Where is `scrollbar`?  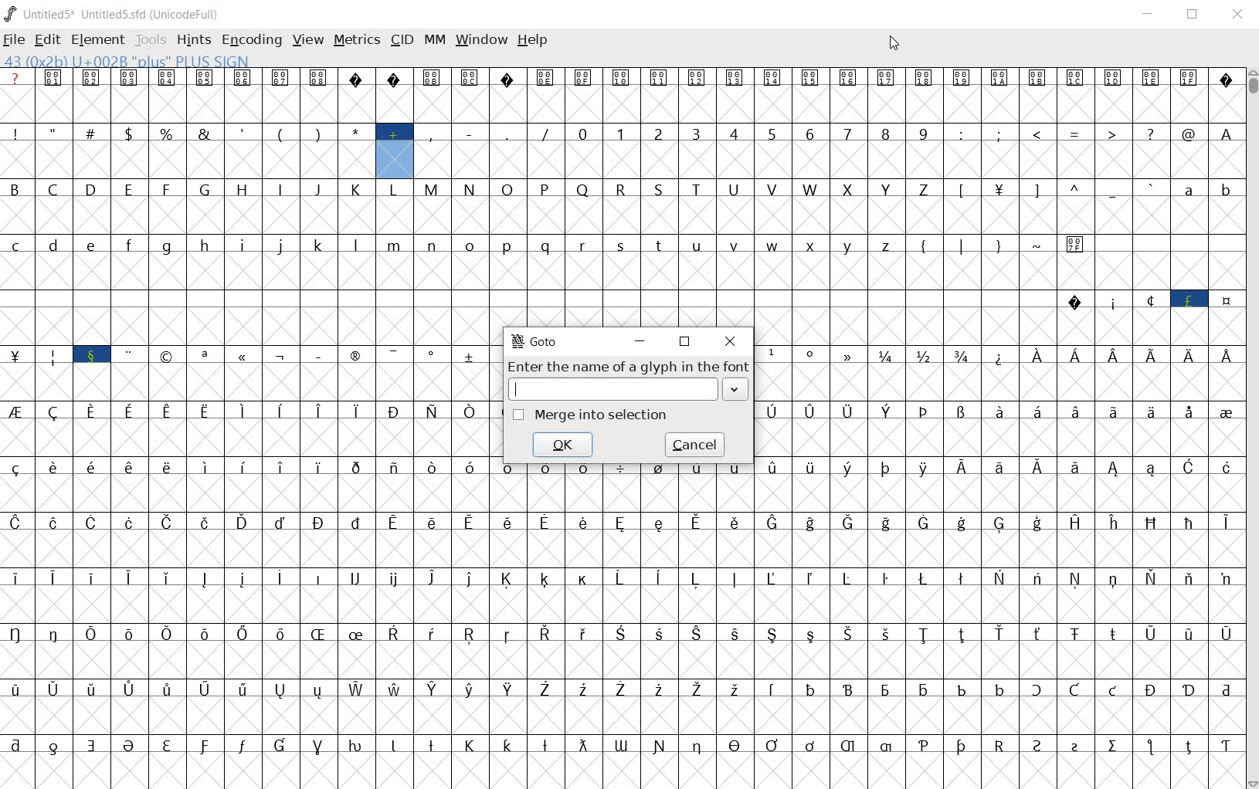
scrollbar is located at coordinates (1251, 428).